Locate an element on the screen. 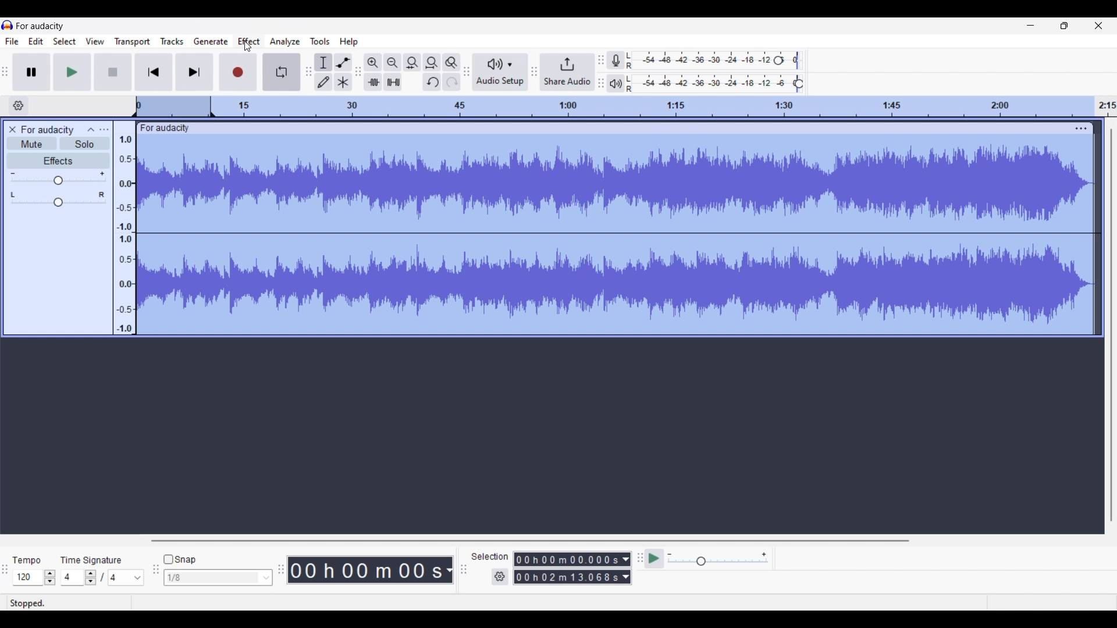  Undo is located at coordinates (432, 81).